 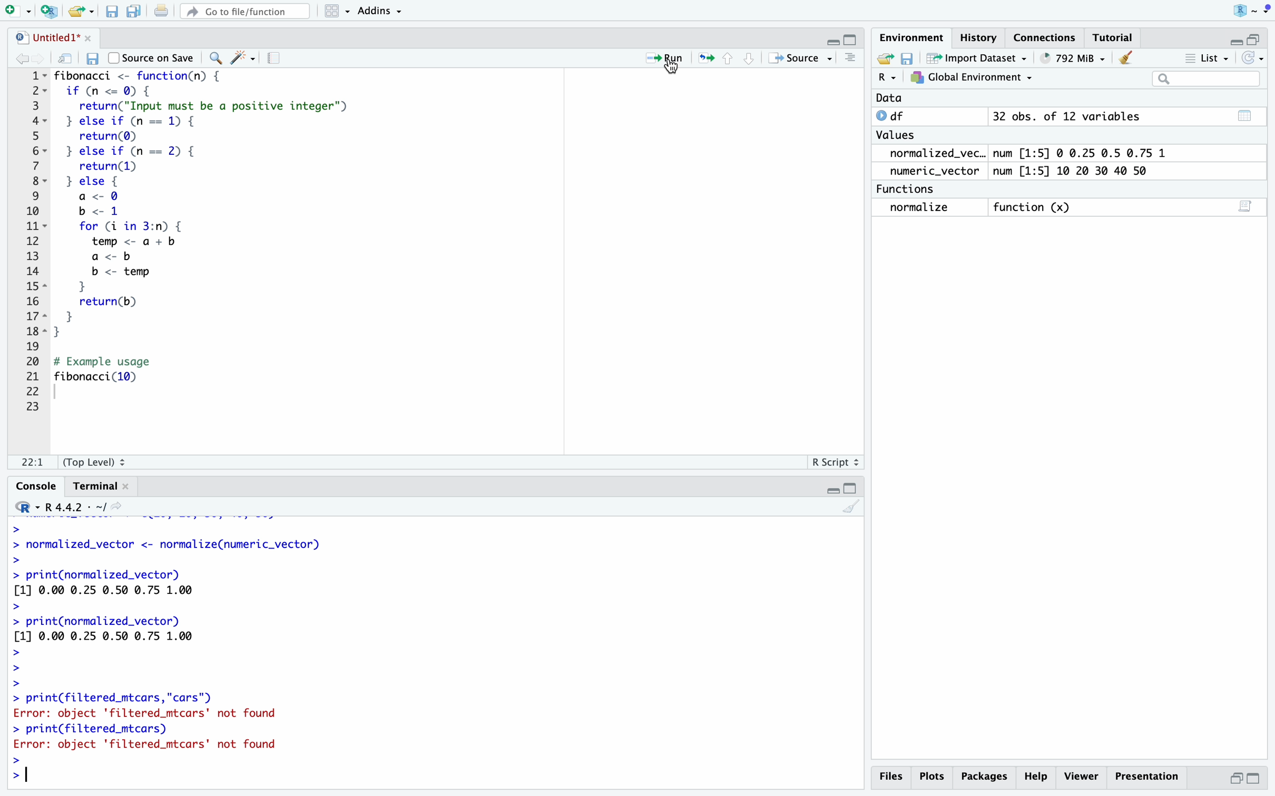 I want to click on clear console, so click(x=847, y=57).